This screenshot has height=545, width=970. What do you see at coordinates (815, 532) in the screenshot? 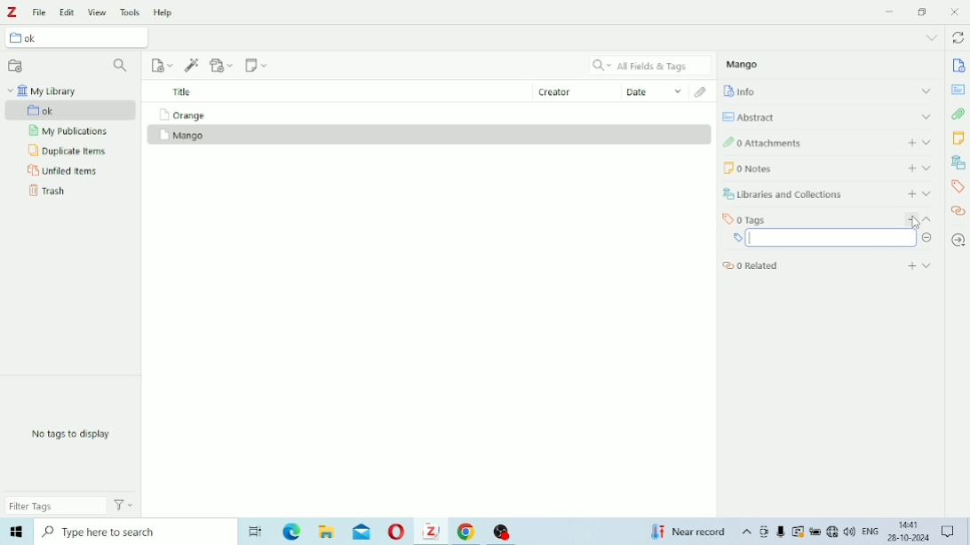
I see `Charging, plugged in` at bounding box center [815, 532].